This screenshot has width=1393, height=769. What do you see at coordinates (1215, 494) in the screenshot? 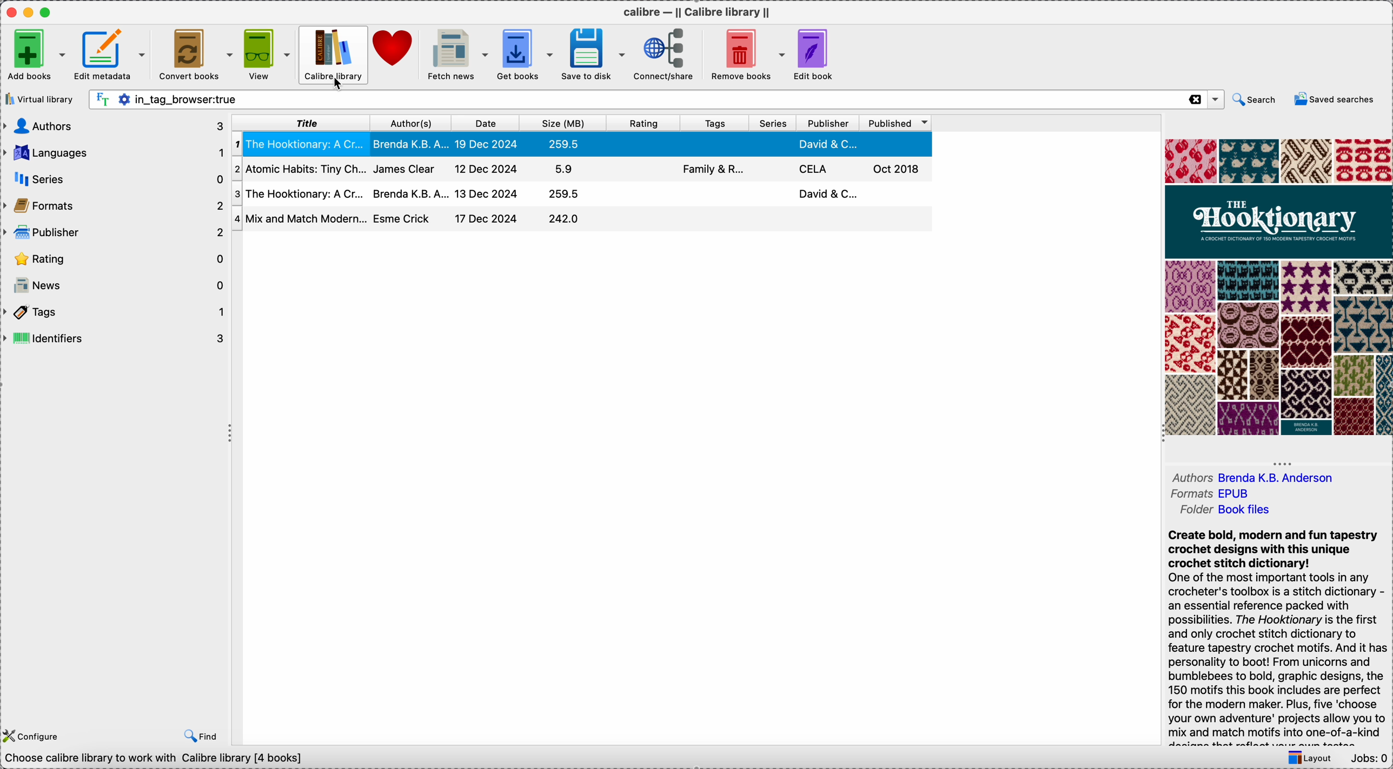
I see `formats` at bounding box center [1215, 494].